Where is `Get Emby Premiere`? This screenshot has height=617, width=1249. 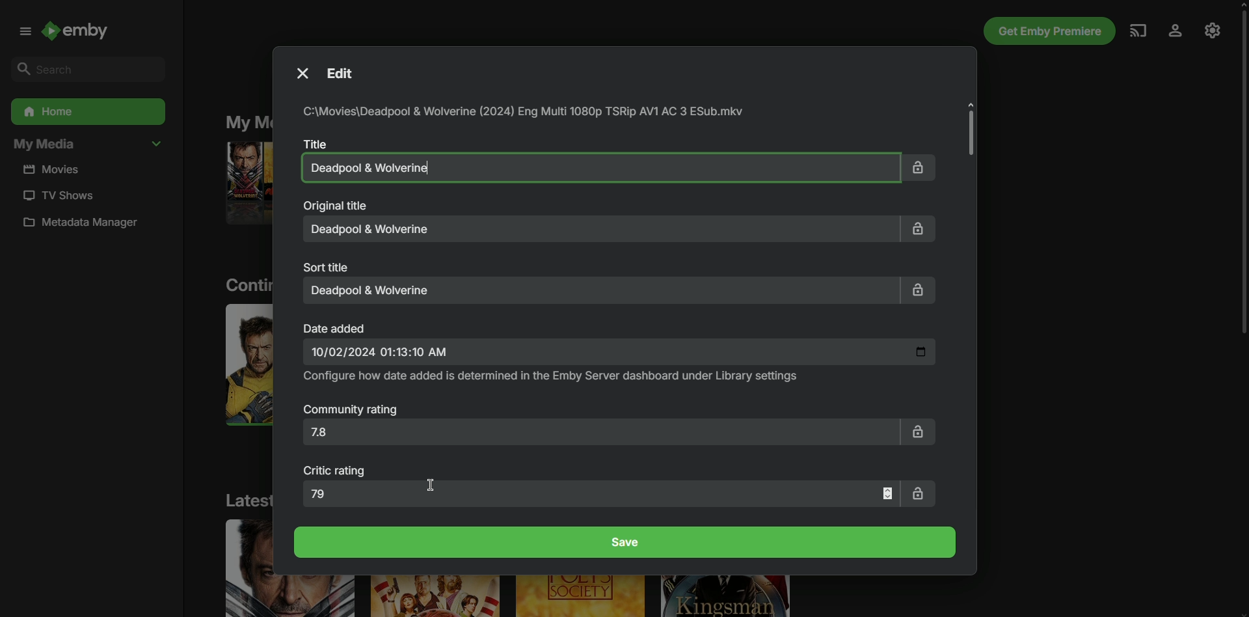 Get Emby Premiere is located at coordinates (1047, 31).